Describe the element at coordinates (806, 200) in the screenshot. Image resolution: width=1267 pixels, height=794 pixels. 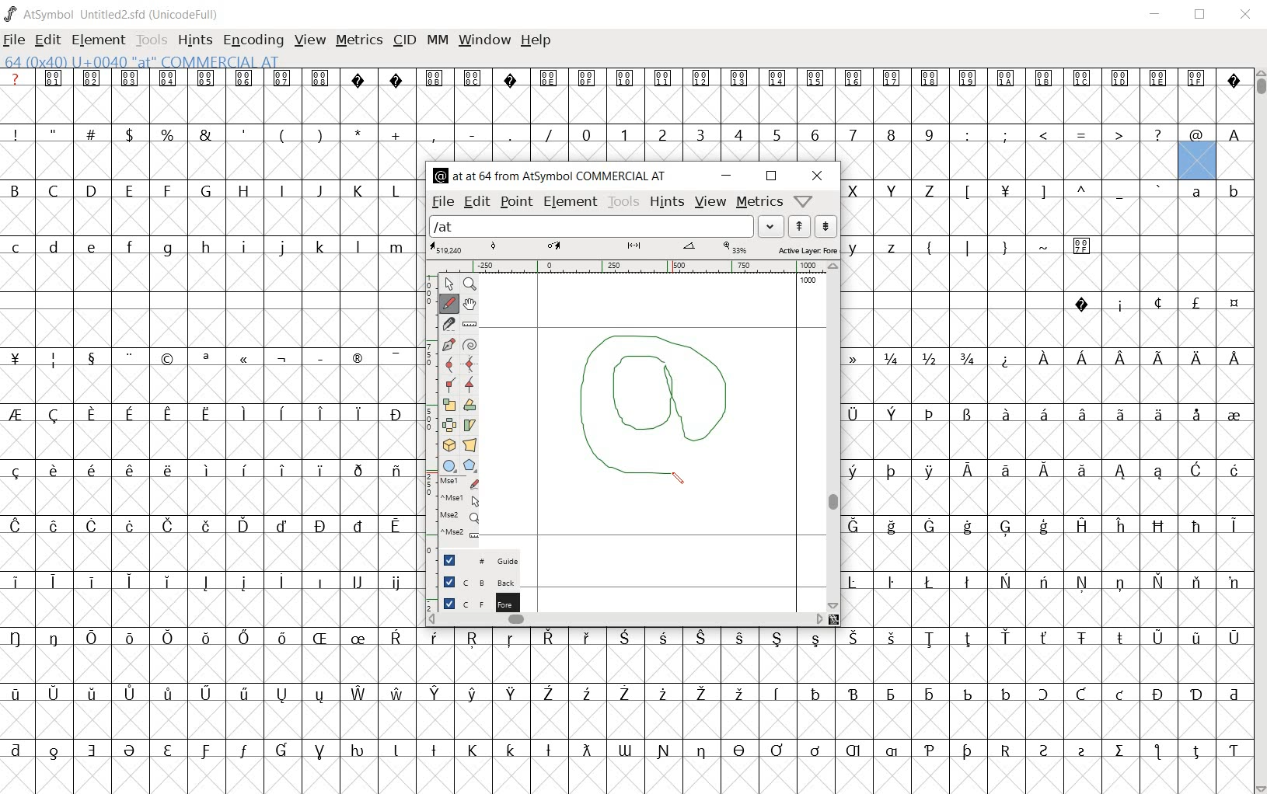
I see `help/window` at that location.